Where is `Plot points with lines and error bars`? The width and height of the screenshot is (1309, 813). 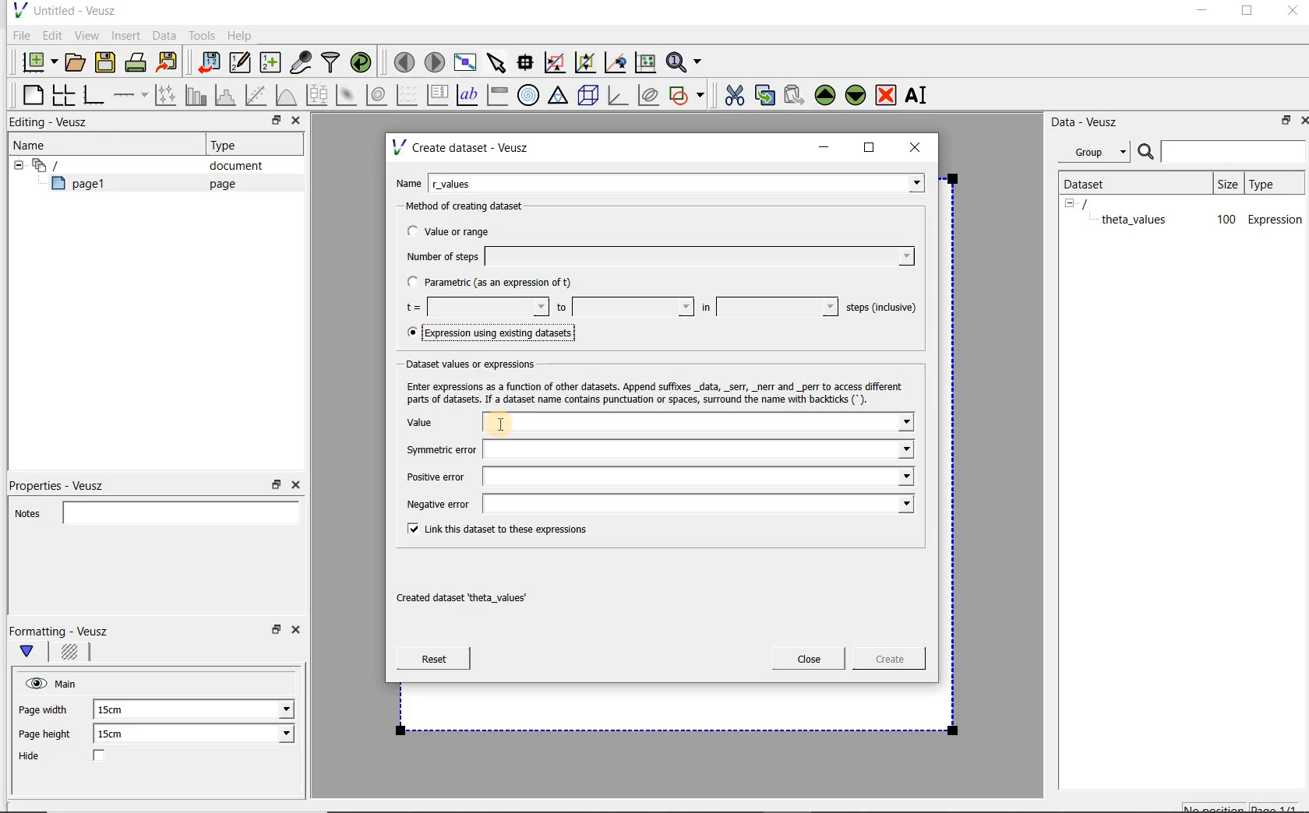 Plot points with lines and error bars is located at coordinates (167, 94).